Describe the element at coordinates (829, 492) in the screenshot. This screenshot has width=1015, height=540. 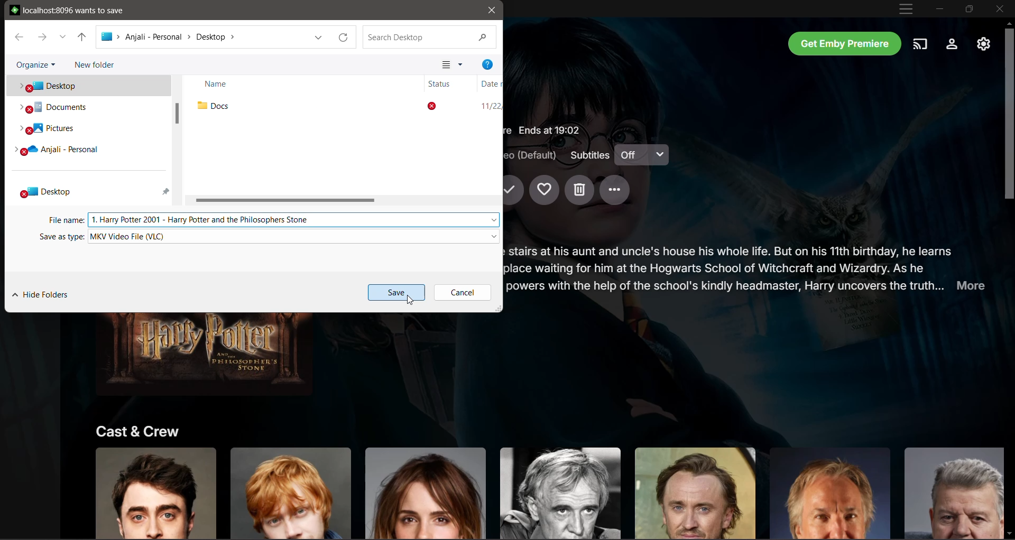
I see `Click to know more about actor` at that location.